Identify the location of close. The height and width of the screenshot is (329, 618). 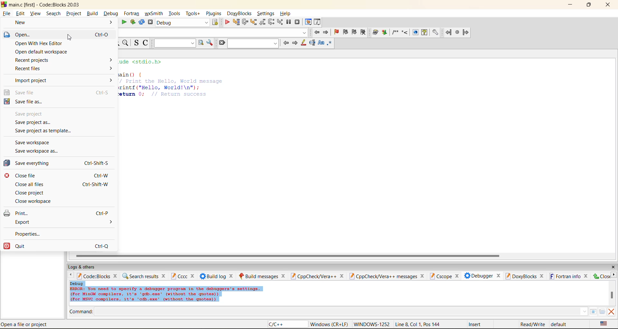
(116, 276).